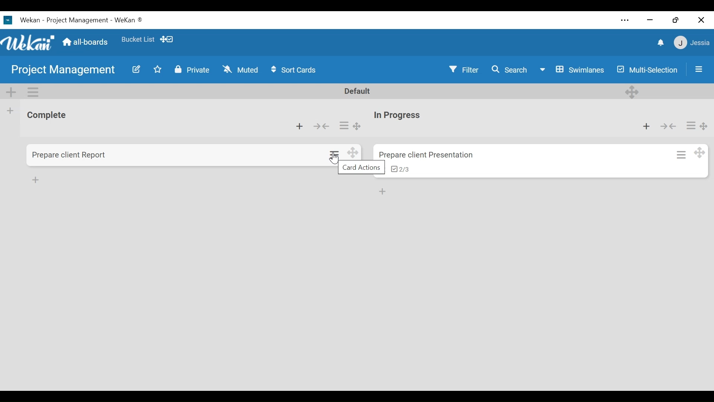  What do you see at coordinates (139, 39) in the screenshot?
I see `Favorites` at bounding box center [139, 39].